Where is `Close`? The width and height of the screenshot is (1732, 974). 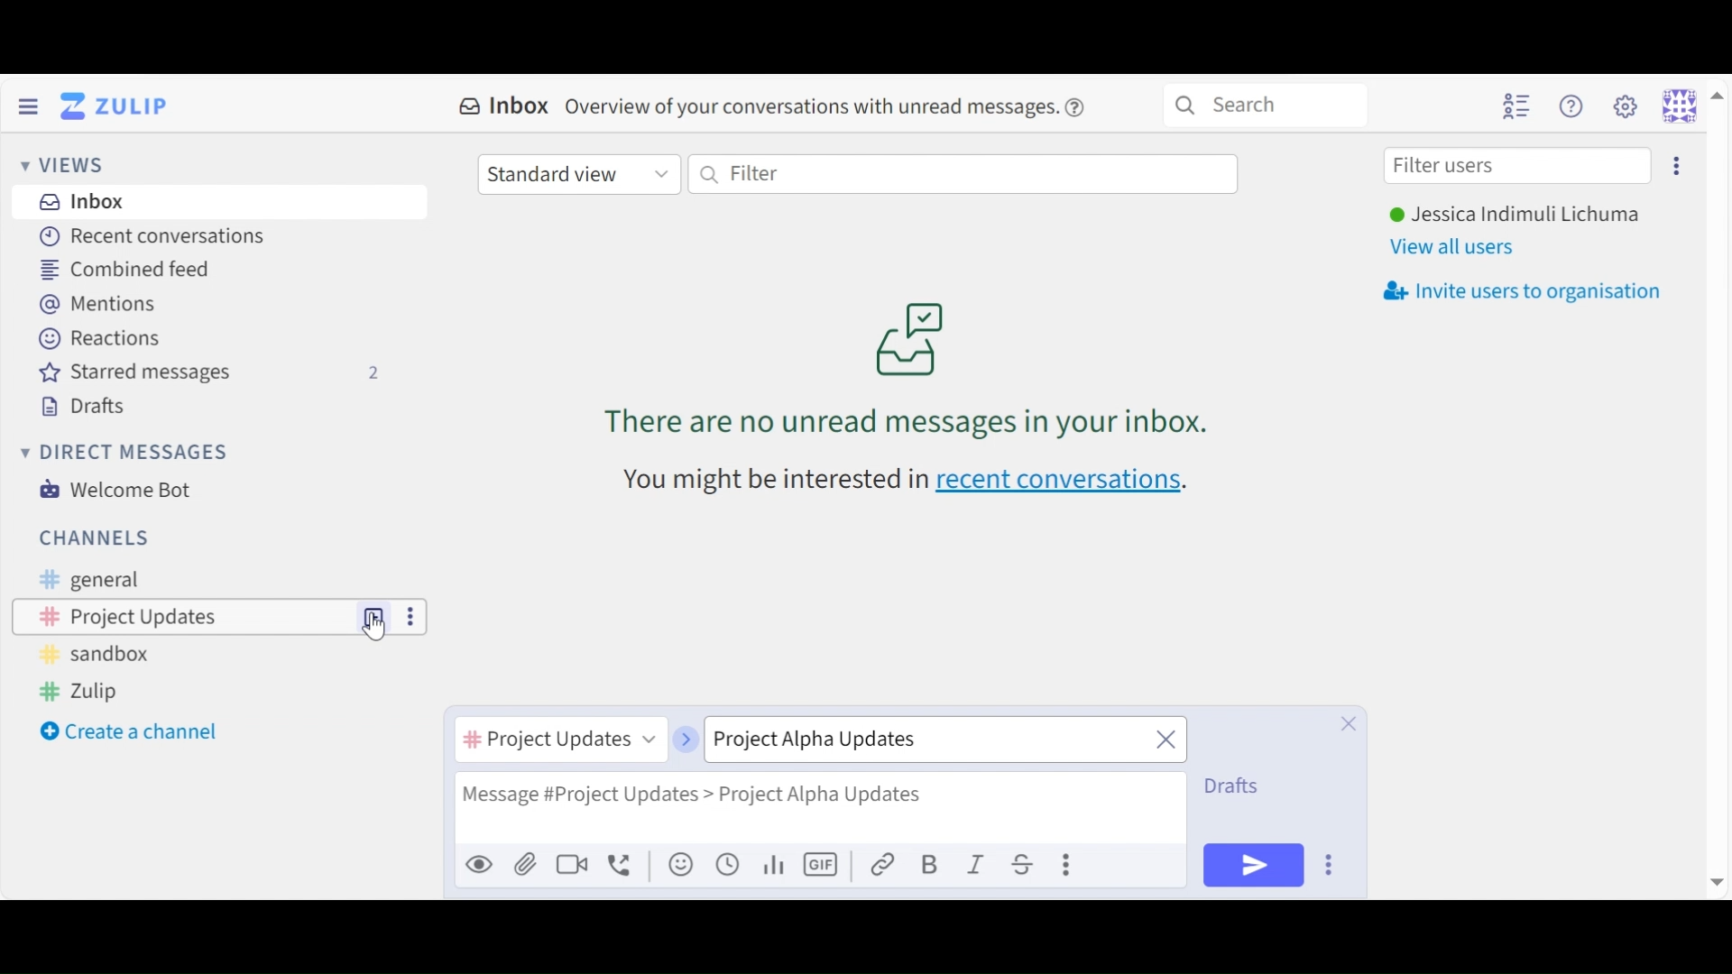
Close is located at coordinates (1349, 723).